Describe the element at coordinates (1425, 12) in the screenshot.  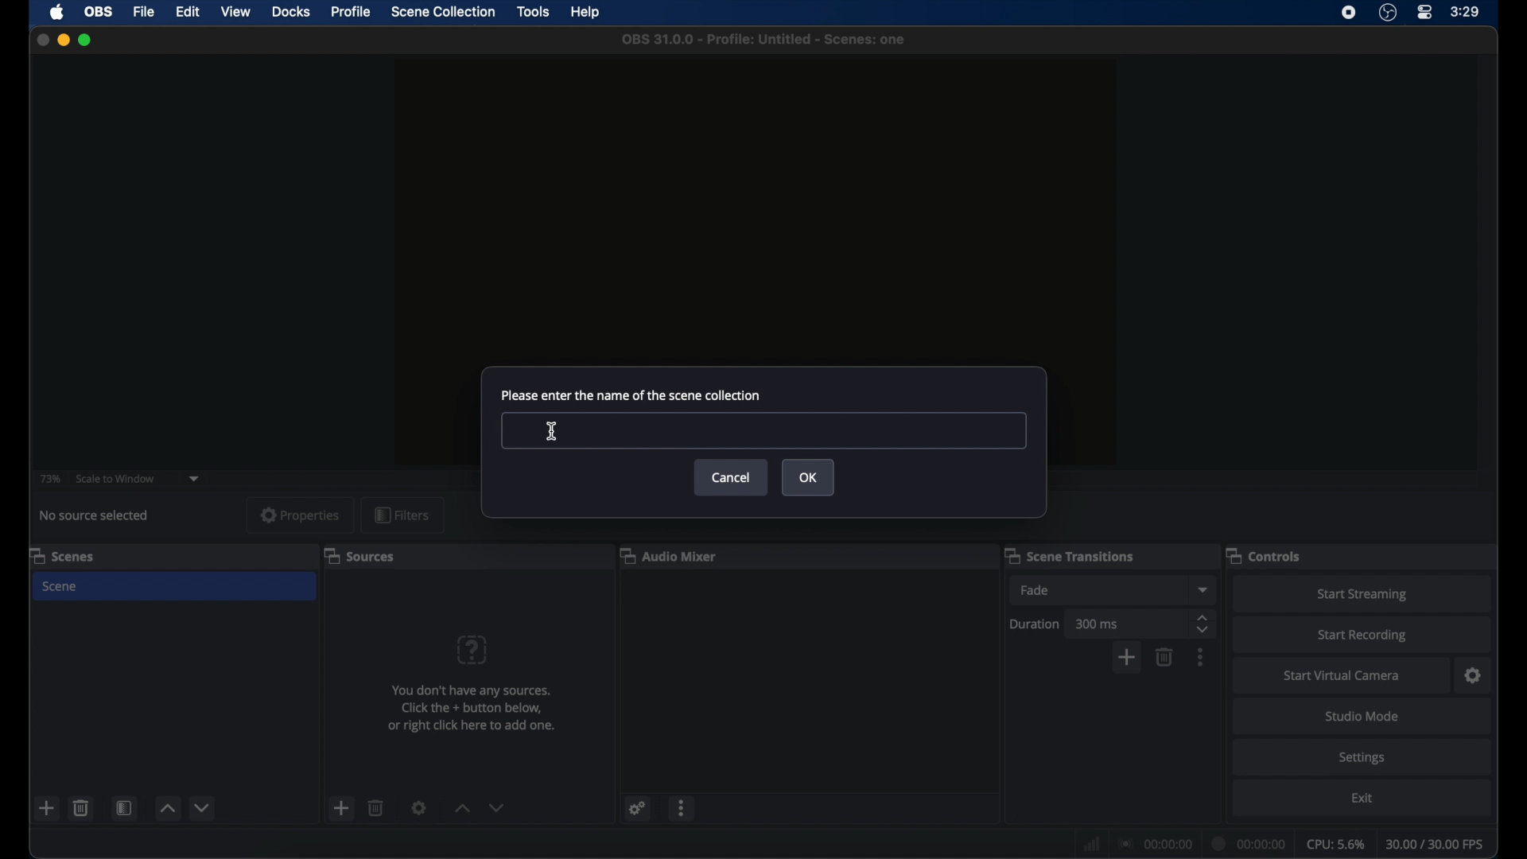
I see `control center` at that location.